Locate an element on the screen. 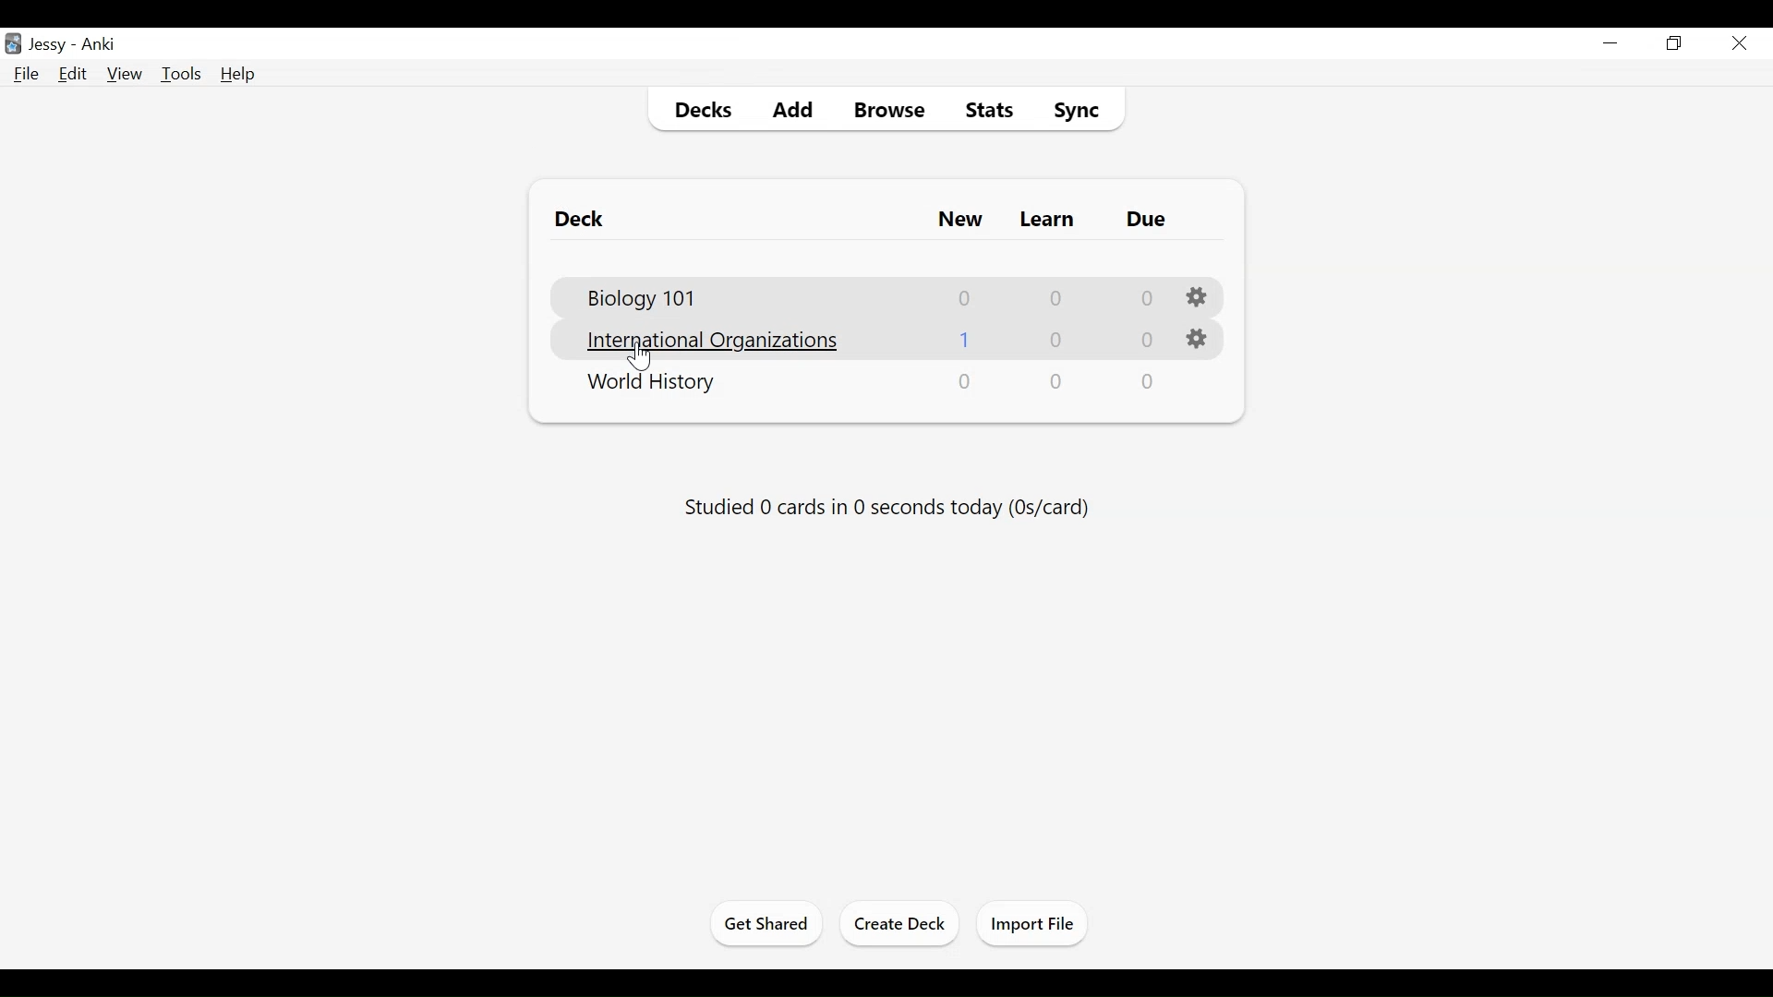 The width and height of the screenshot is (1773, 997). File is located at coordinates (27, 75).